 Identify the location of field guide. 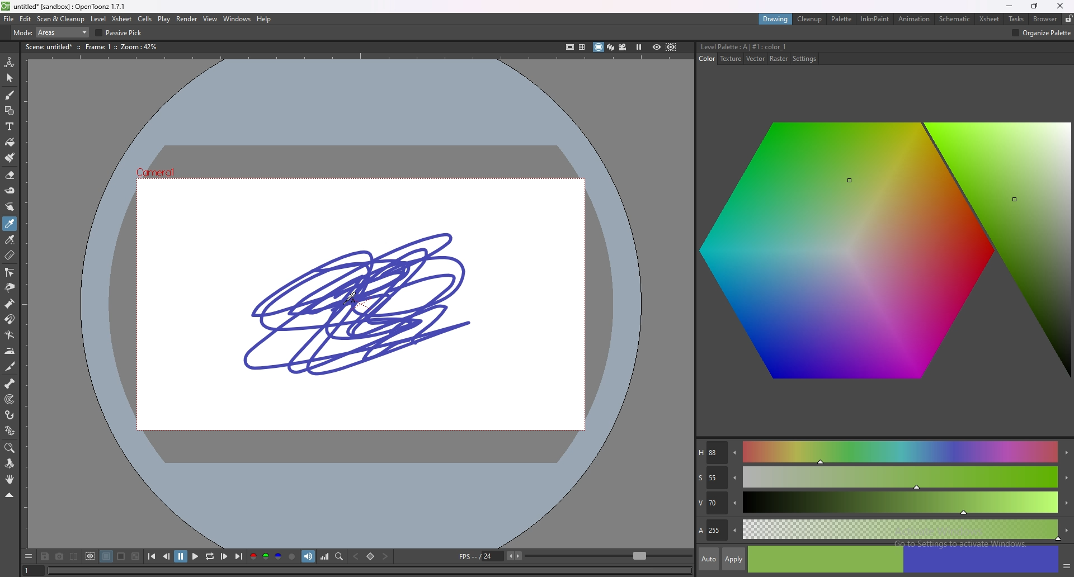
(582, 47).